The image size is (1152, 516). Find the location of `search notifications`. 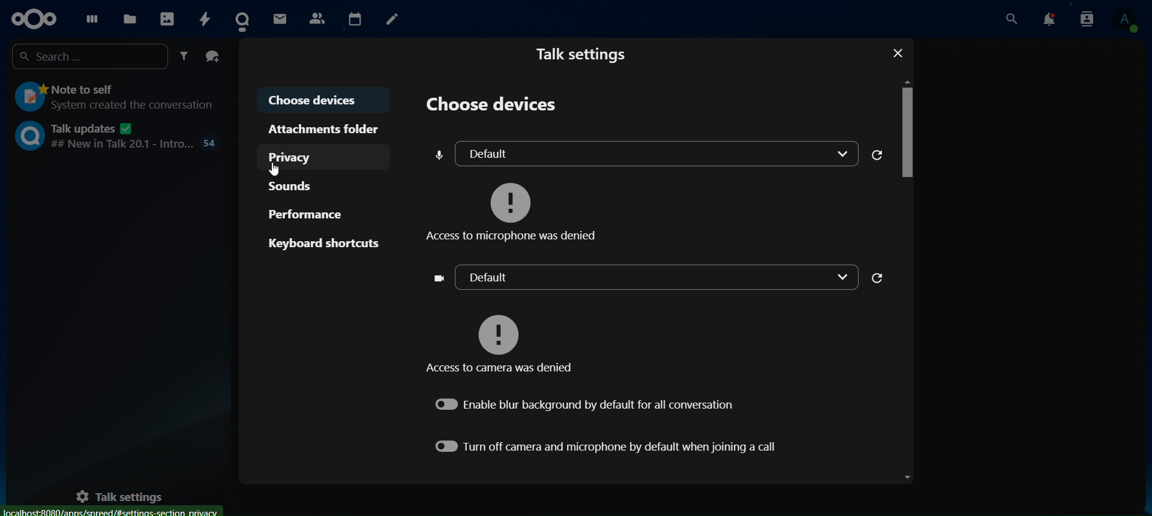

search notifications is located at coordinates (1087, 20).